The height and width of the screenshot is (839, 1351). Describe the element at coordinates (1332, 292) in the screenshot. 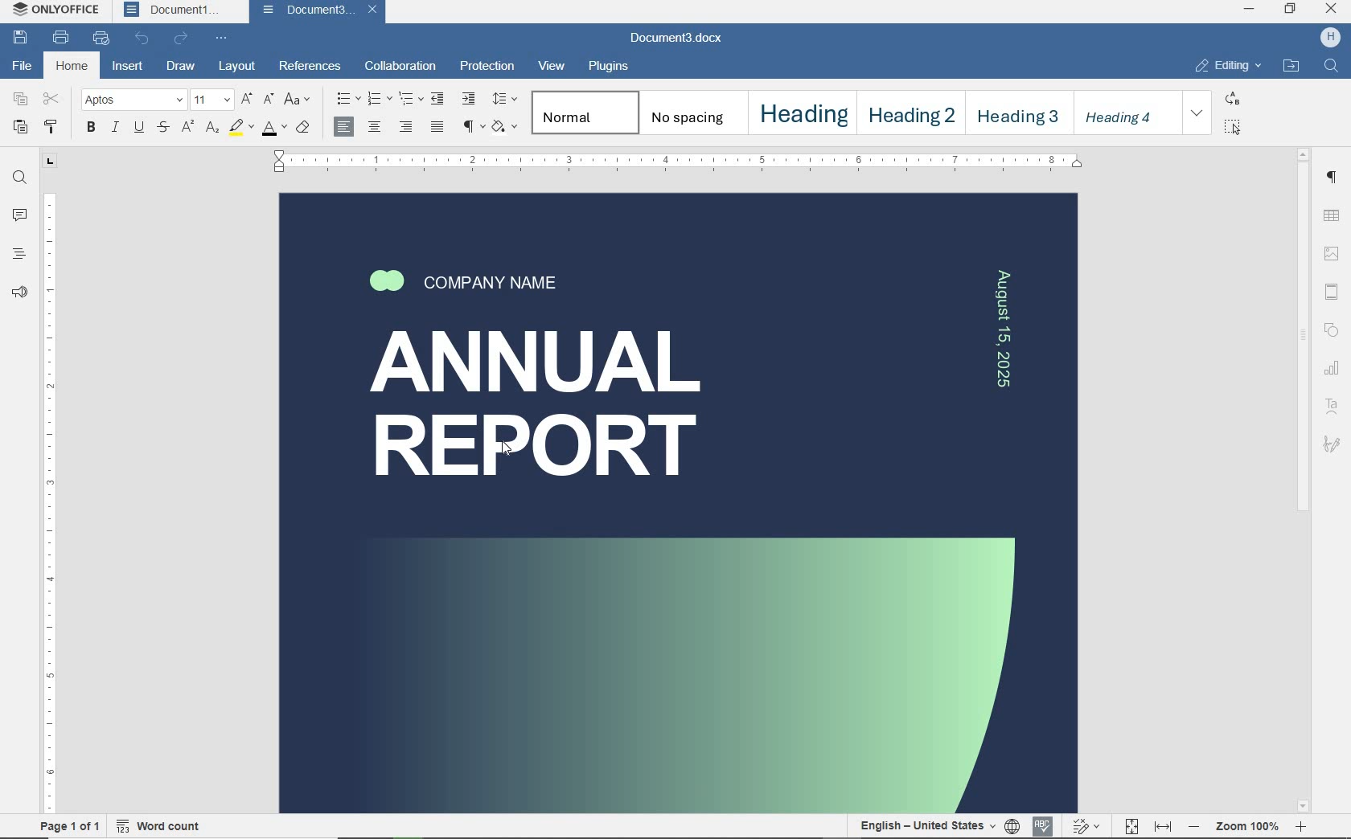

I see `header & footer` at that location.